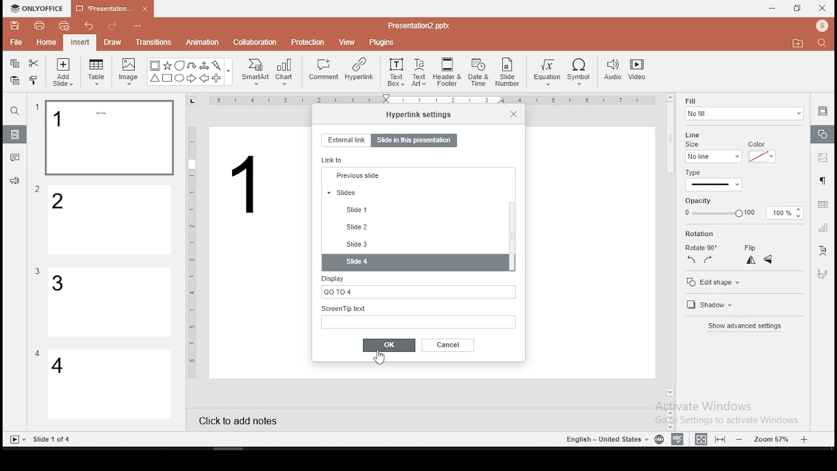 The width and height of the screenshot is (837, 471). What do you see at coordinates (708, 306) in the screenshot?
I see `shadow` at bounding box center [708, 306].